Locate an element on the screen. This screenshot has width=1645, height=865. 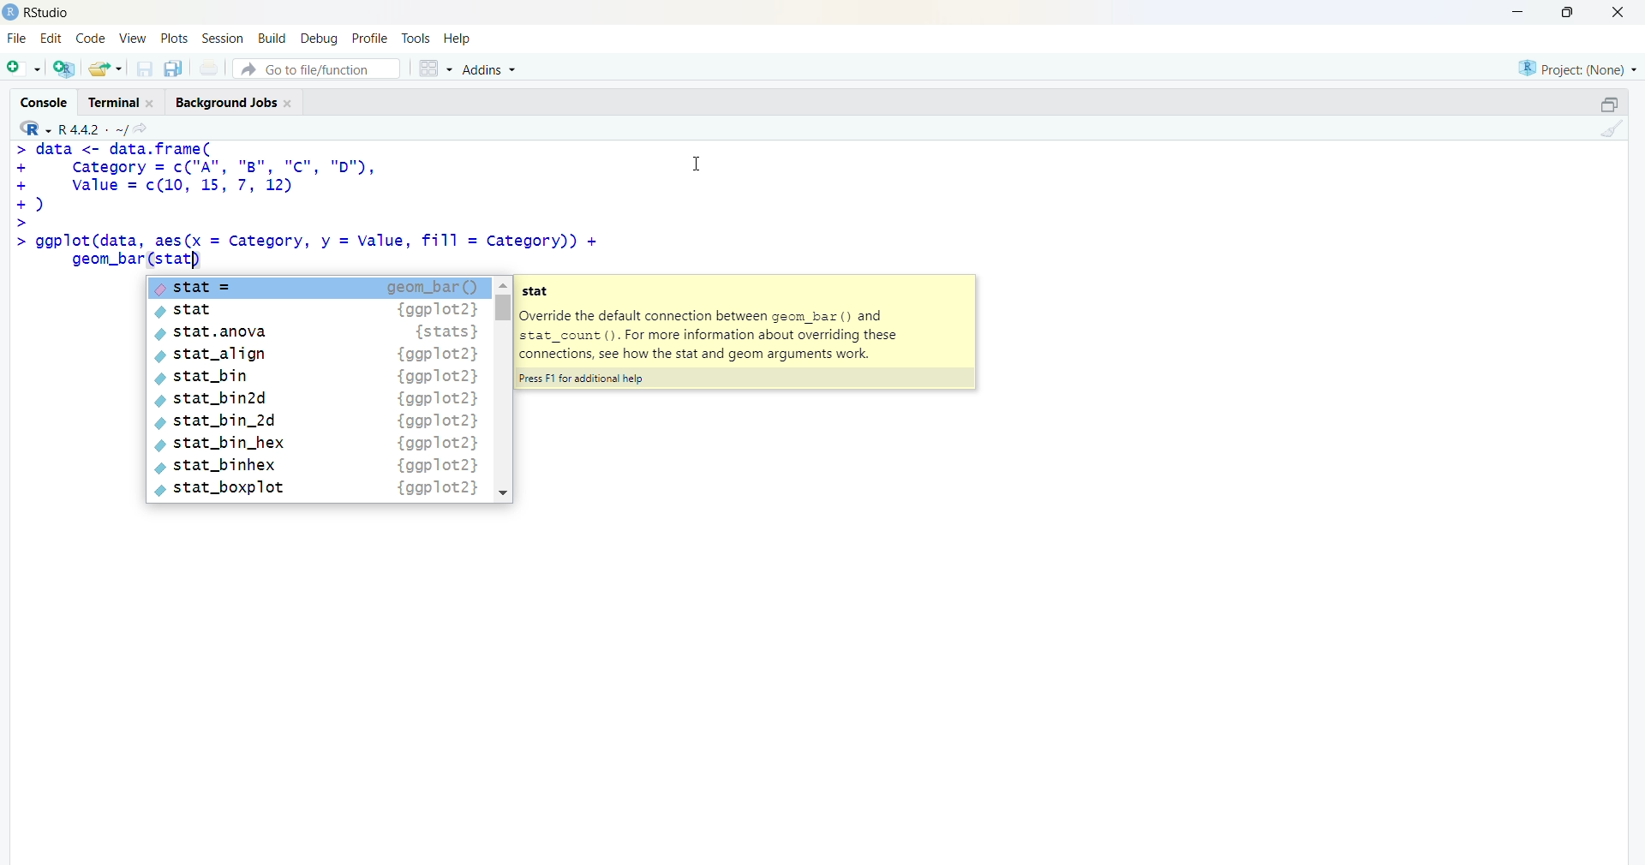
save current document is located at coordinates (144, 69).